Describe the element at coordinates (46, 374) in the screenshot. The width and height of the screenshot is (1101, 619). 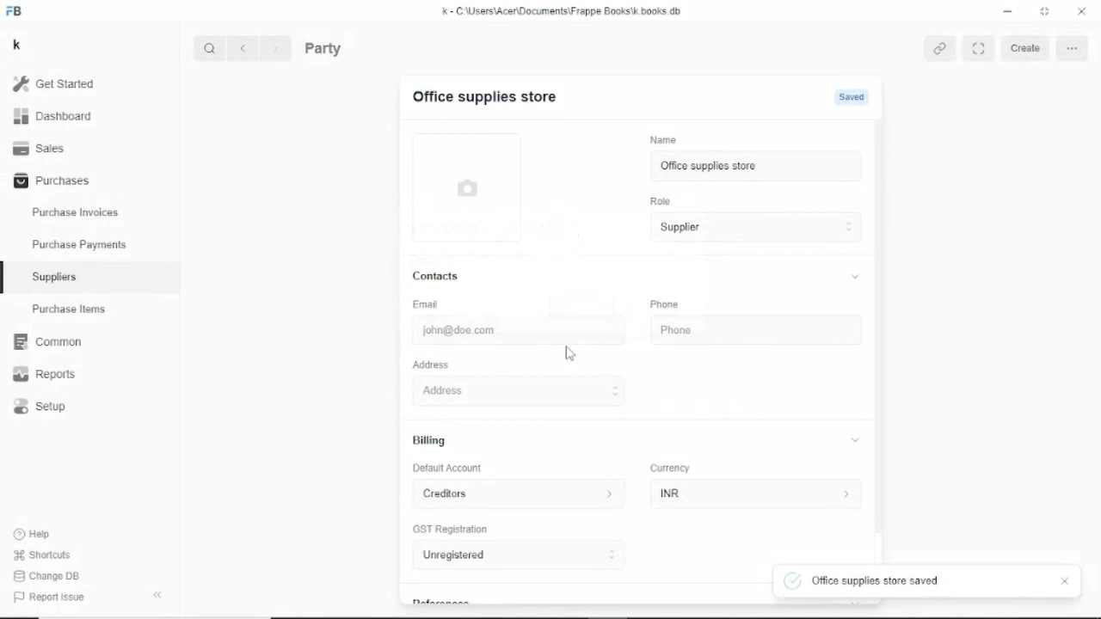
I see `Reports` at that location.